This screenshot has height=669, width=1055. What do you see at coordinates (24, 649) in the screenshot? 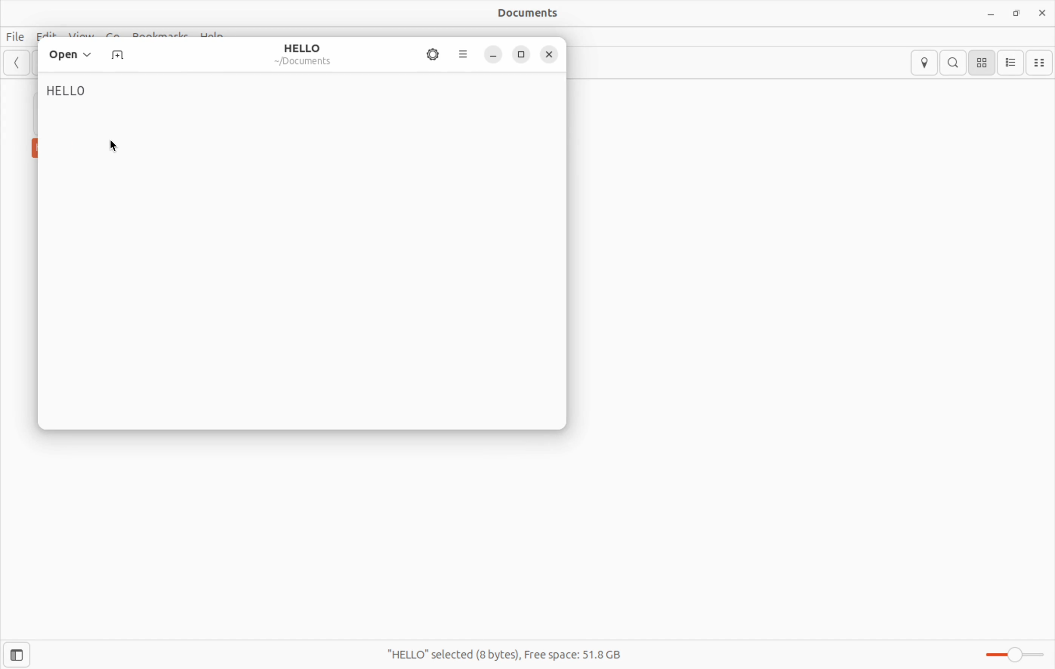
I see `Open sidebar` at bounding box center [24, 649].